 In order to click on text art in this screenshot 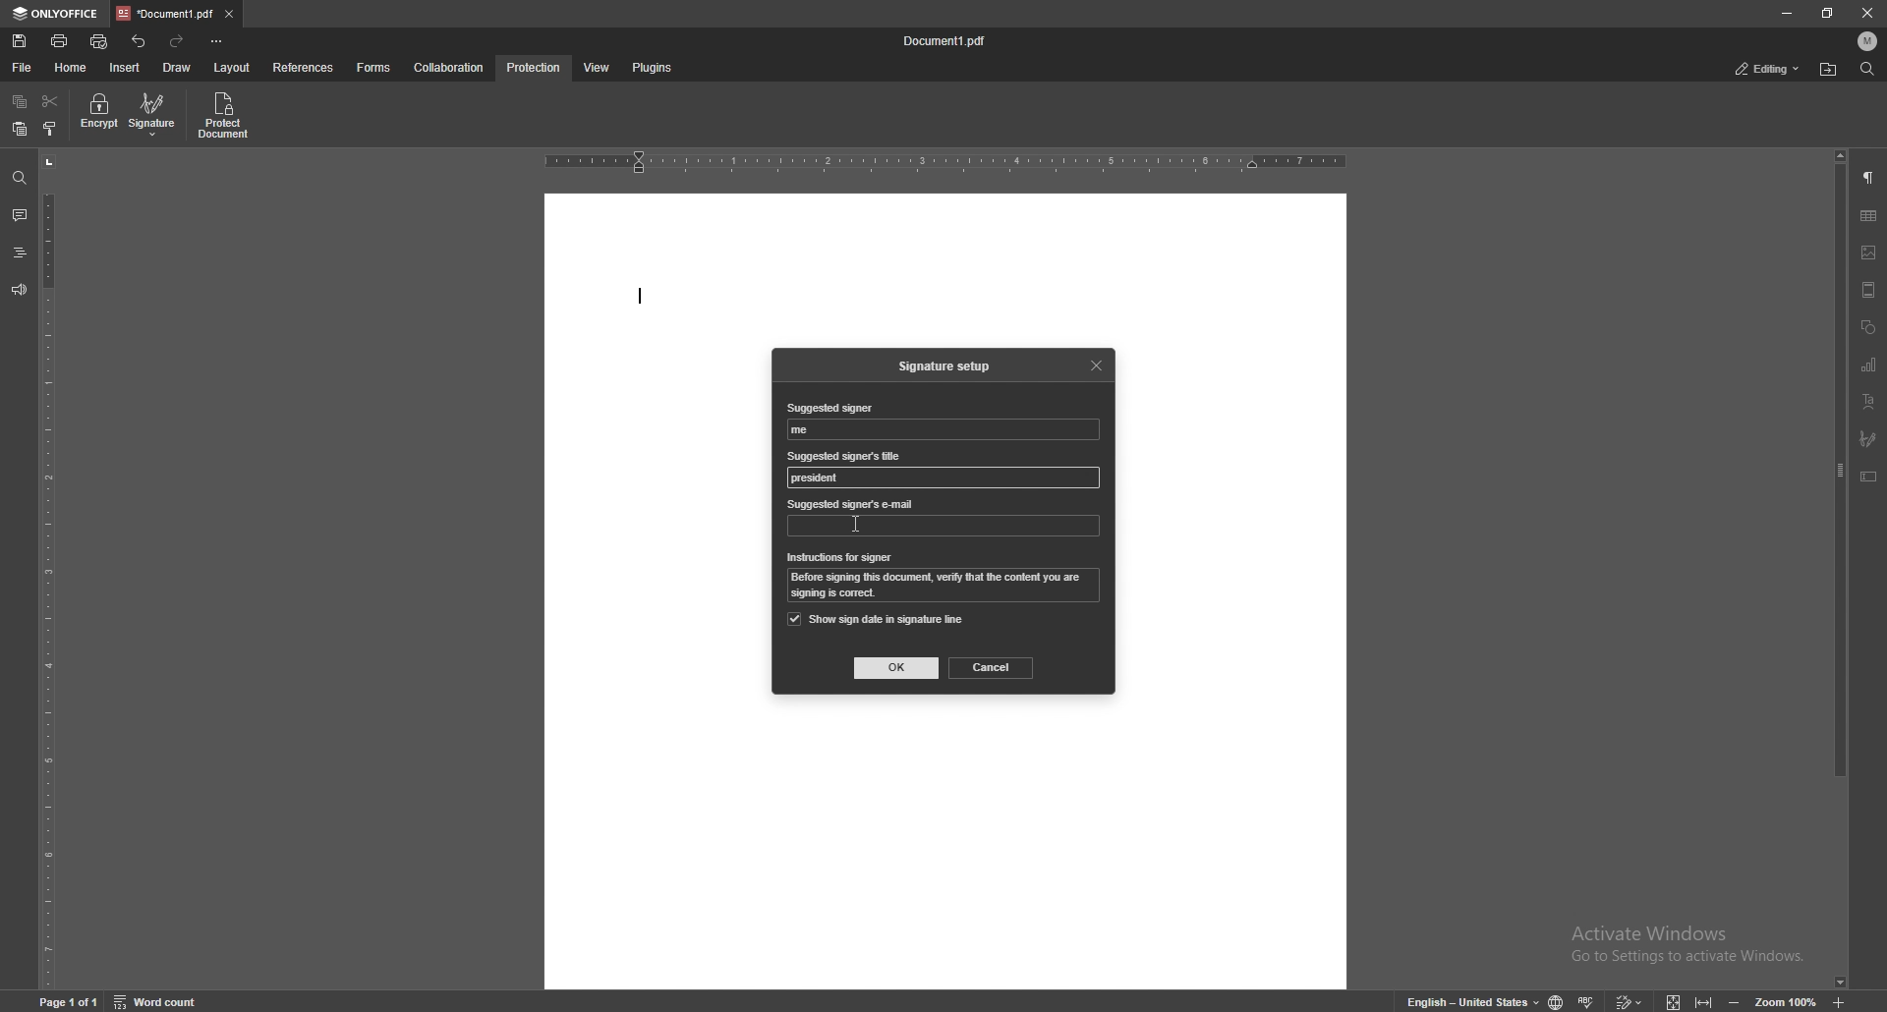, I will do `click(1868, 403)`.